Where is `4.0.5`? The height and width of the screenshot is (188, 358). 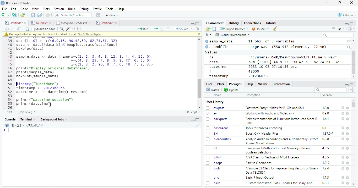
4.0.5 is located at coordinates (326, 148).